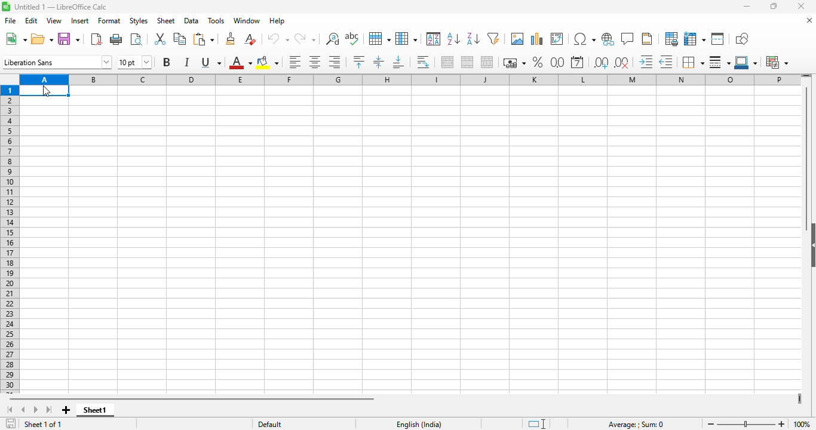 The image size is (816, 430). Describe the element at coordinates (747, 63) in the screenshot. I see `border color` at that location.